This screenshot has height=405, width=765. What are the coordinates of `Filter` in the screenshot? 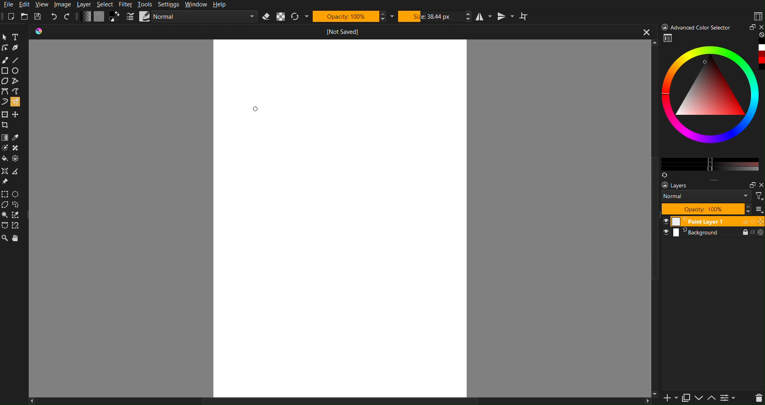 It's located at (127, 4).